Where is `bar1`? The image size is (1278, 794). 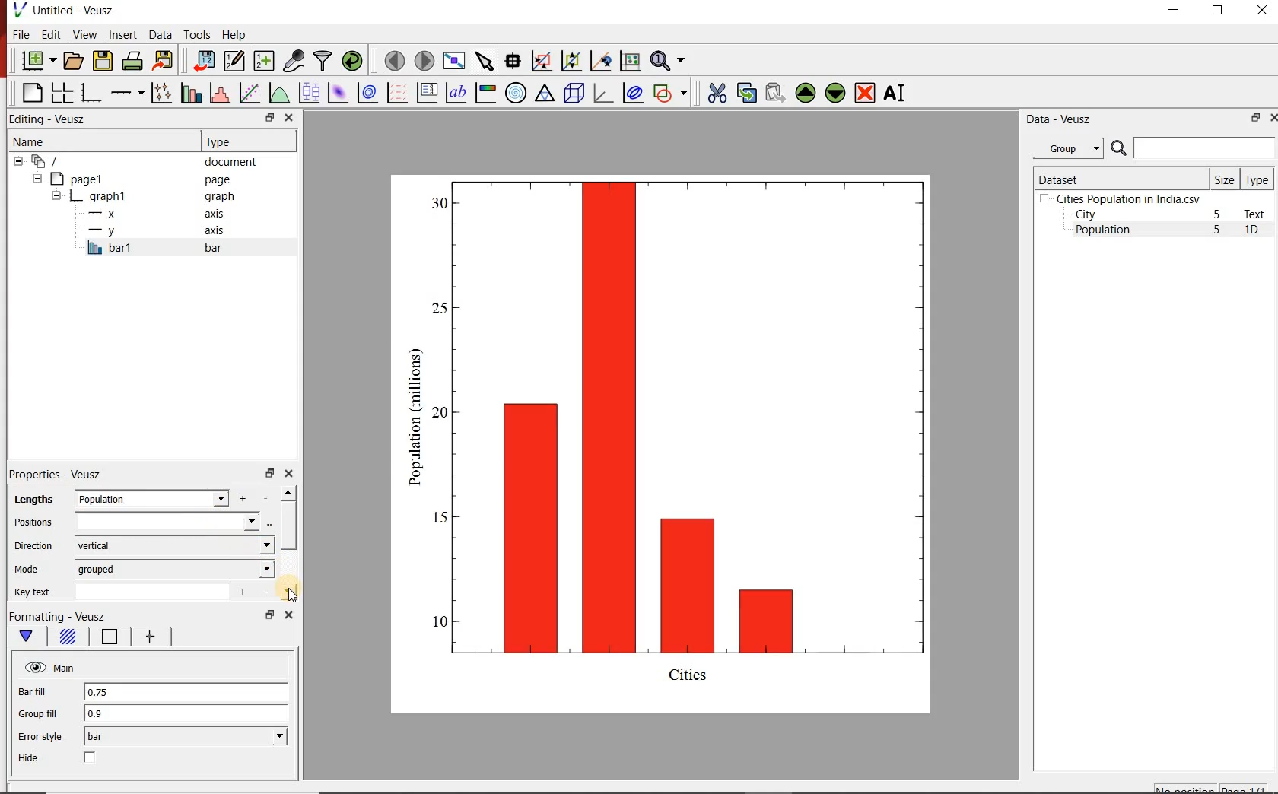 bar1 is located at coordinates (170, 248).